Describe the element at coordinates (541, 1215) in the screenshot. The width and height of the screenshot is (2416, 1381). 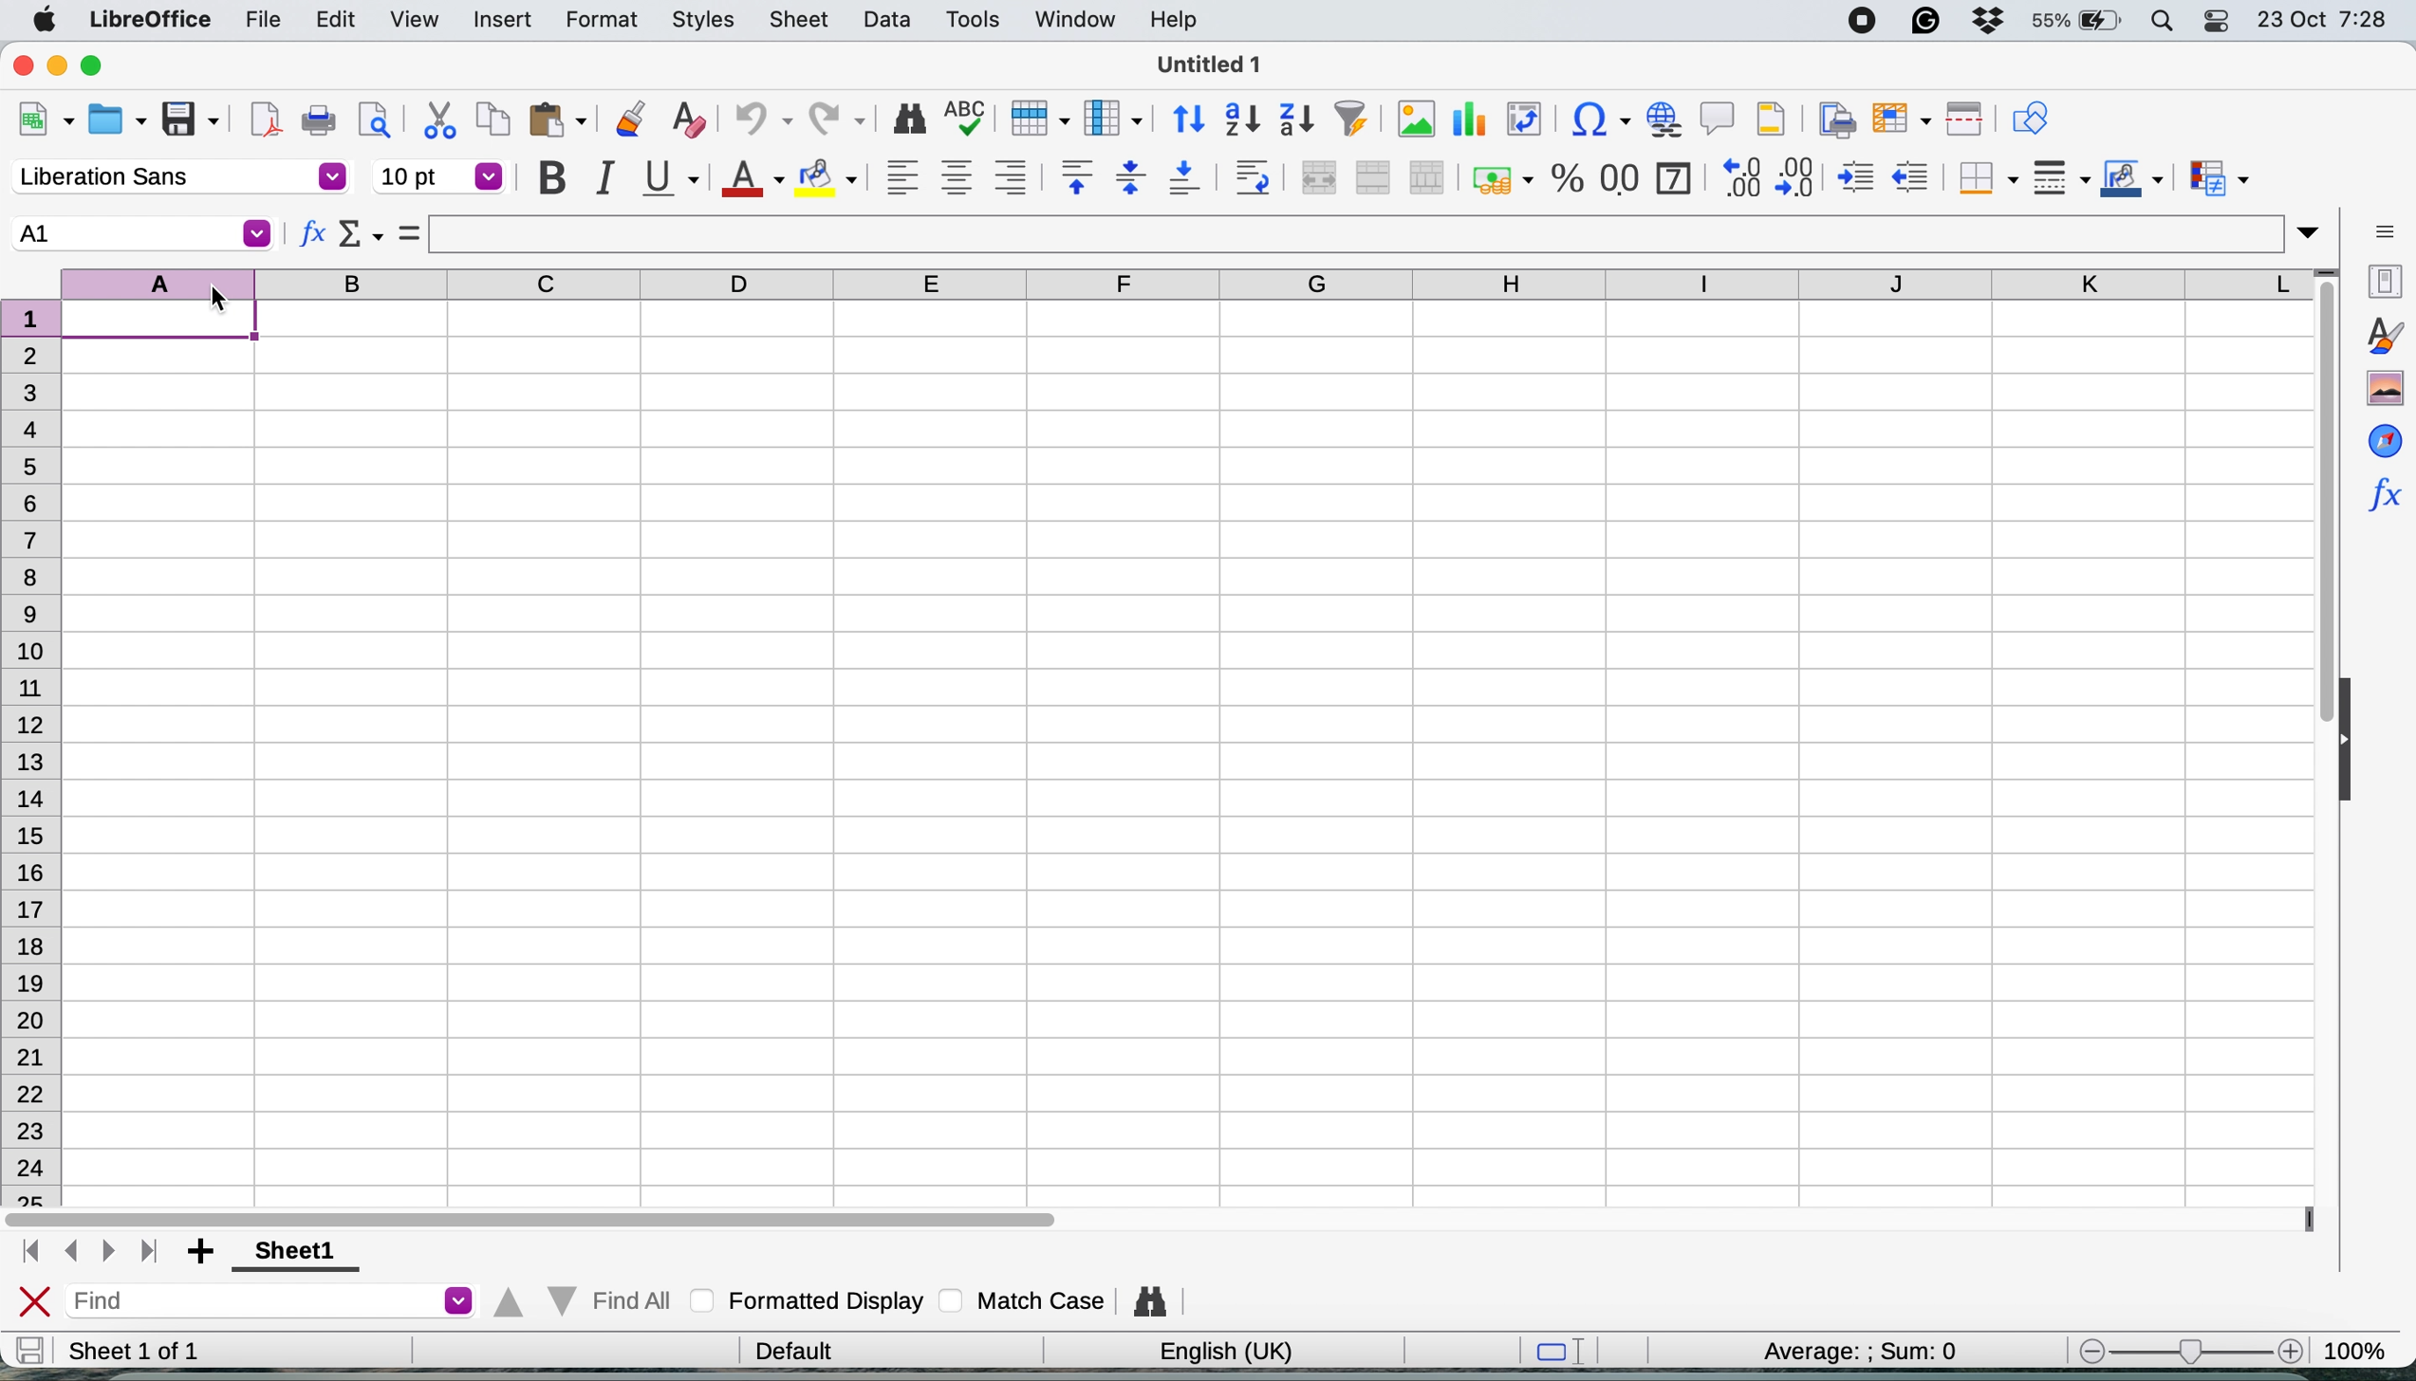
I see `horizontal scroll bar` at that location.